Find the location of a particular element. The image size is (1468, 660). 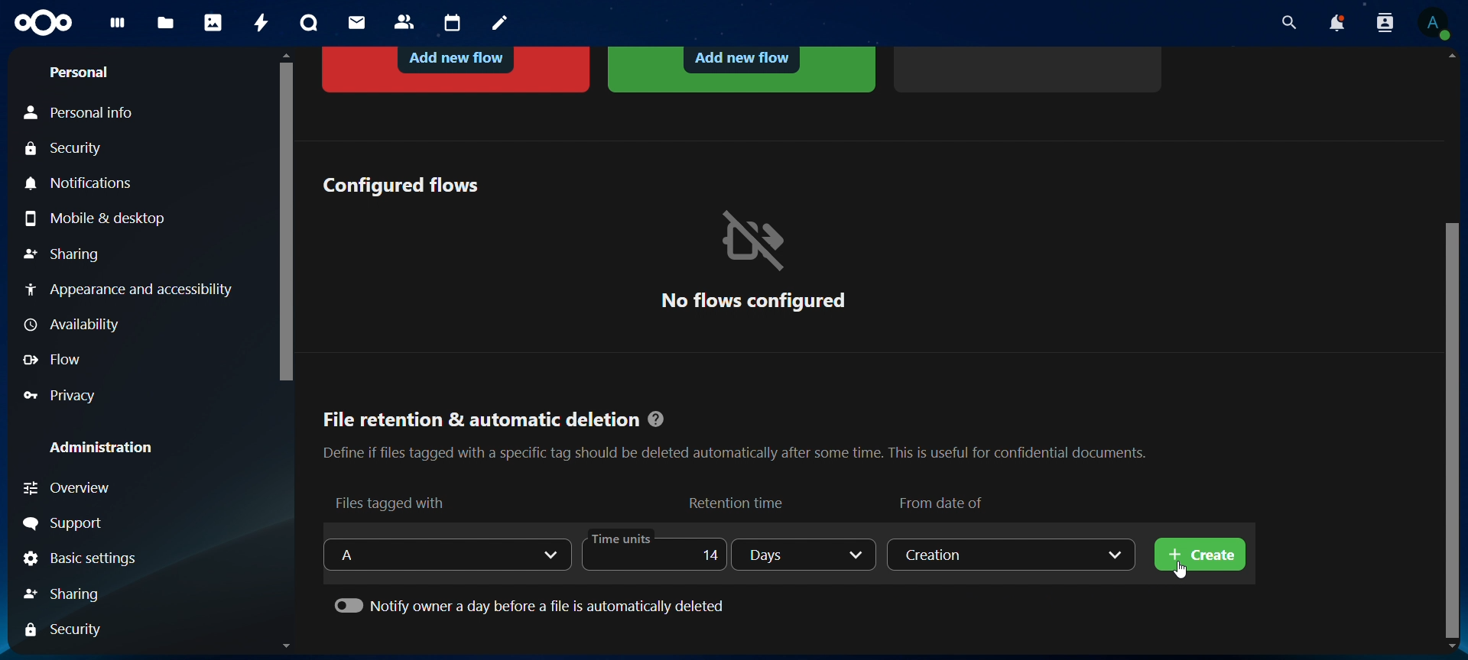

calendar is located at coordinates (453, 24).